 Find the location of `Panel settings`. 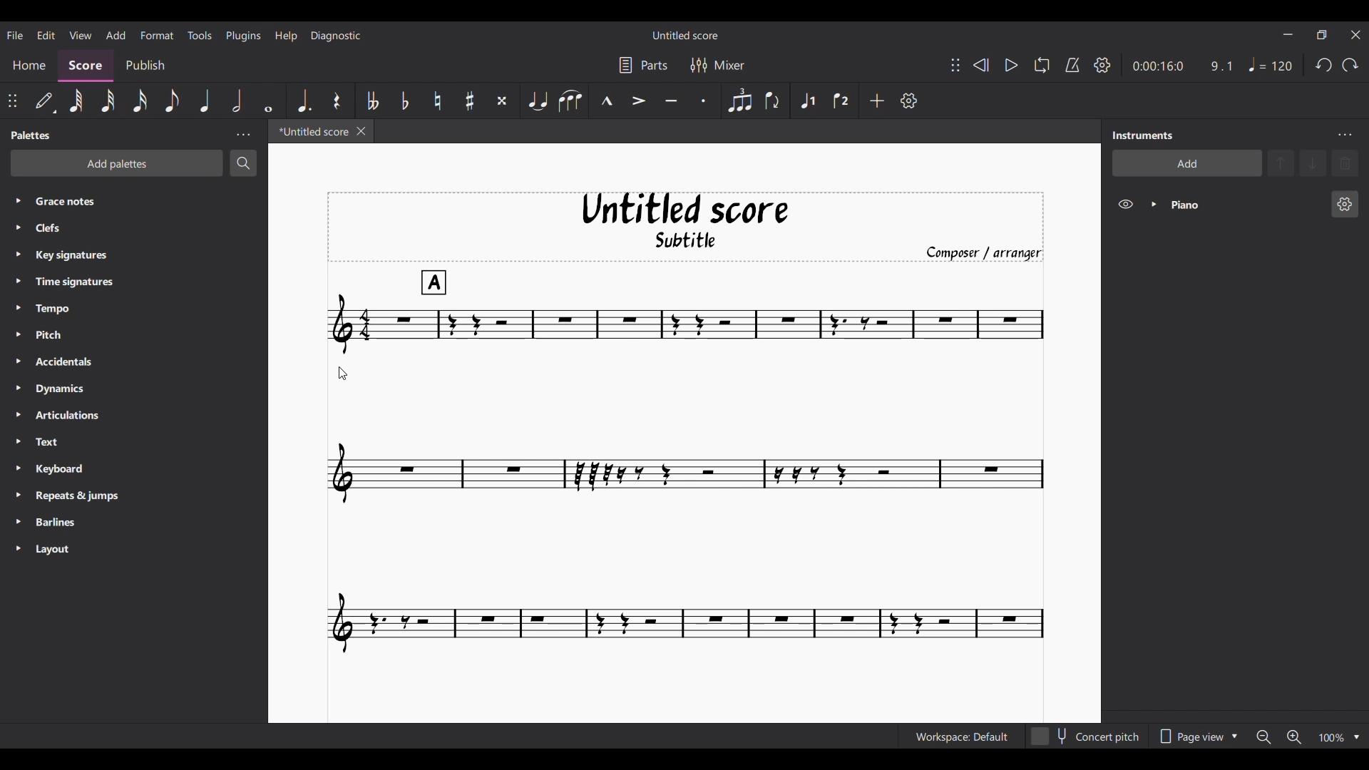

Panel settings is located at coordinates (243, 135).